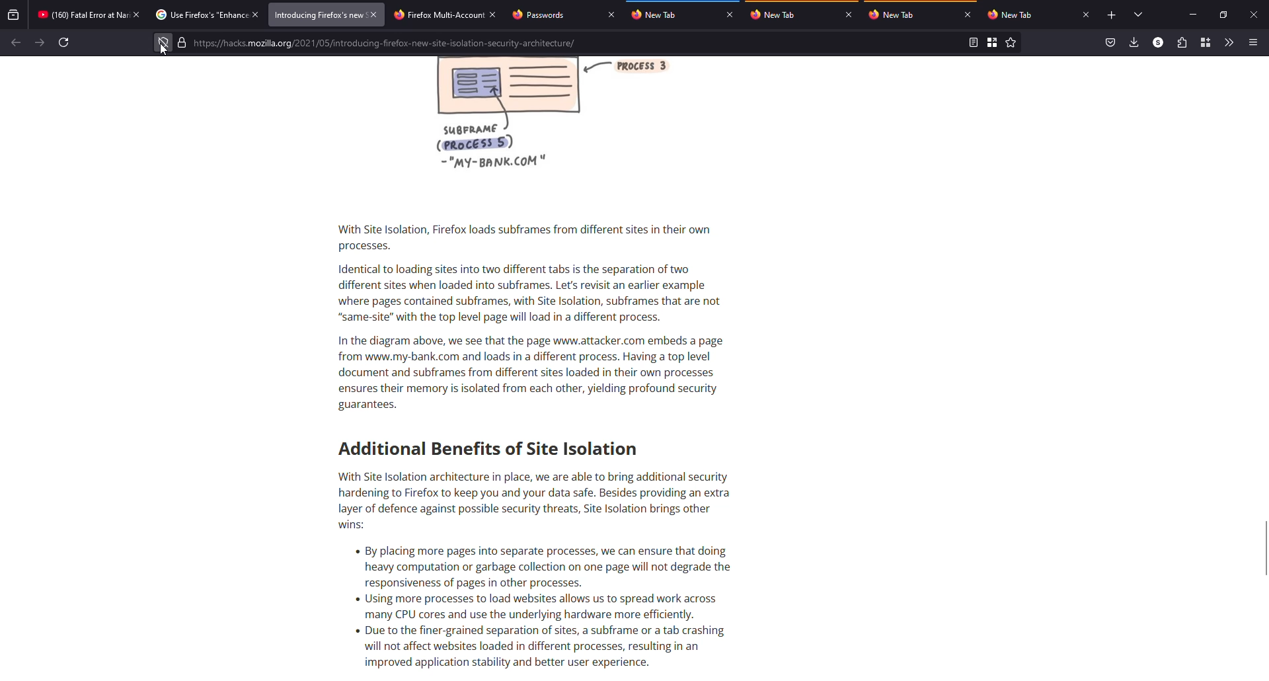 The image size is (1269, 681). I want to click on container, so click(1206, 42).